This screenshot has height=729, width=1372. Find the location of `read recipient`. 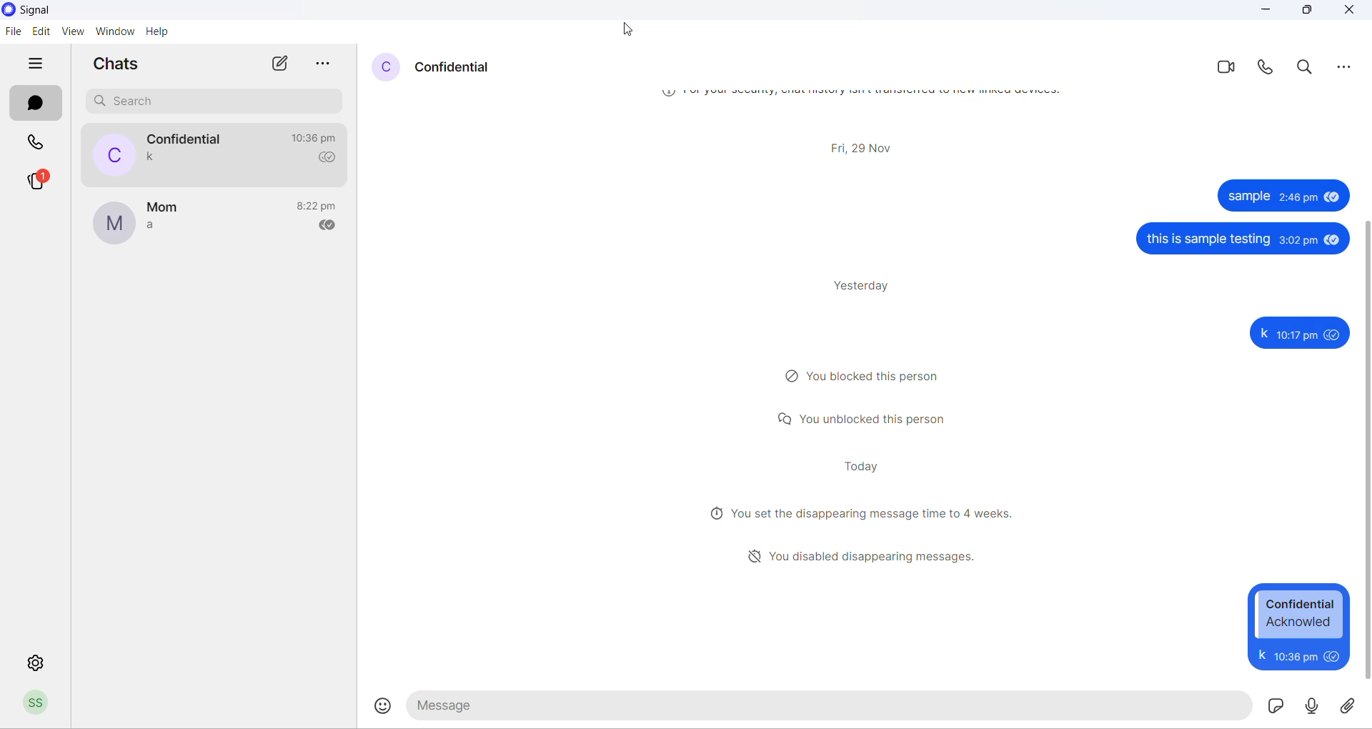

read recipient is located at coordinates (329, 158).